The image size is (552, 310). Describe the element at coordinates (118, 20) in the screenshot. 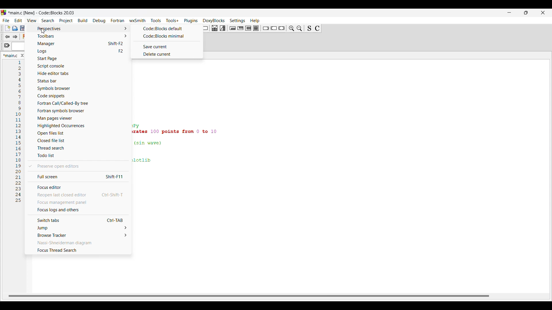

I see `Fortran menu` at that location.